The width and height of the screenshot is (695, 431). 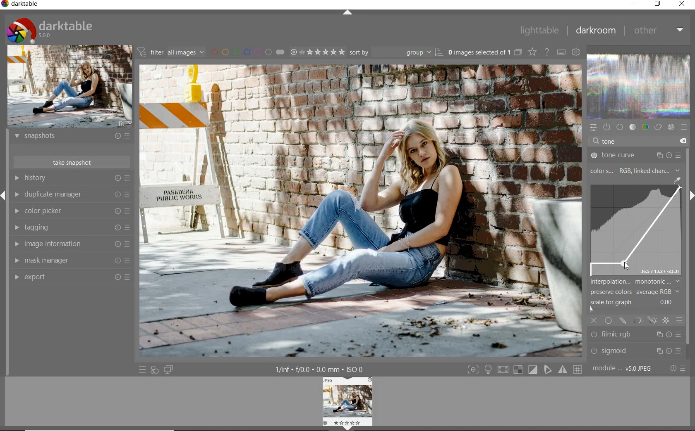 I want to click on blending options, so click(x=680, y=322).